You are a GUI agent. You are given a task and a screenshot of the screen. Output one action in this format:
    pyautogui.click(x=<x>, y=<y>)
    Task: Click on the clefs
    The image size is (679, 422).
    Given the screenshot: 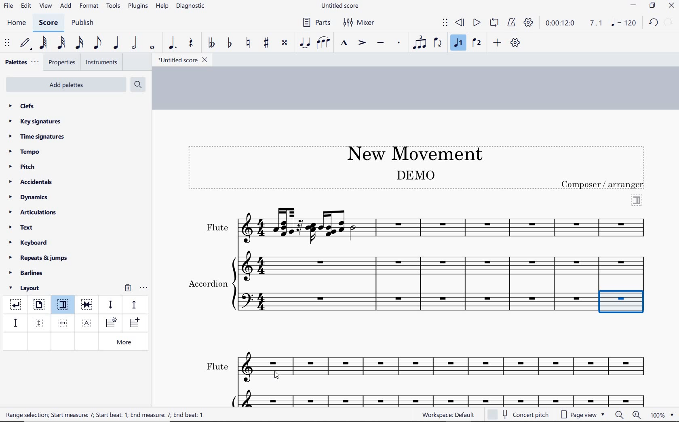 What is the action you would take?
    pyautogui.click(x=22, y=106)
    